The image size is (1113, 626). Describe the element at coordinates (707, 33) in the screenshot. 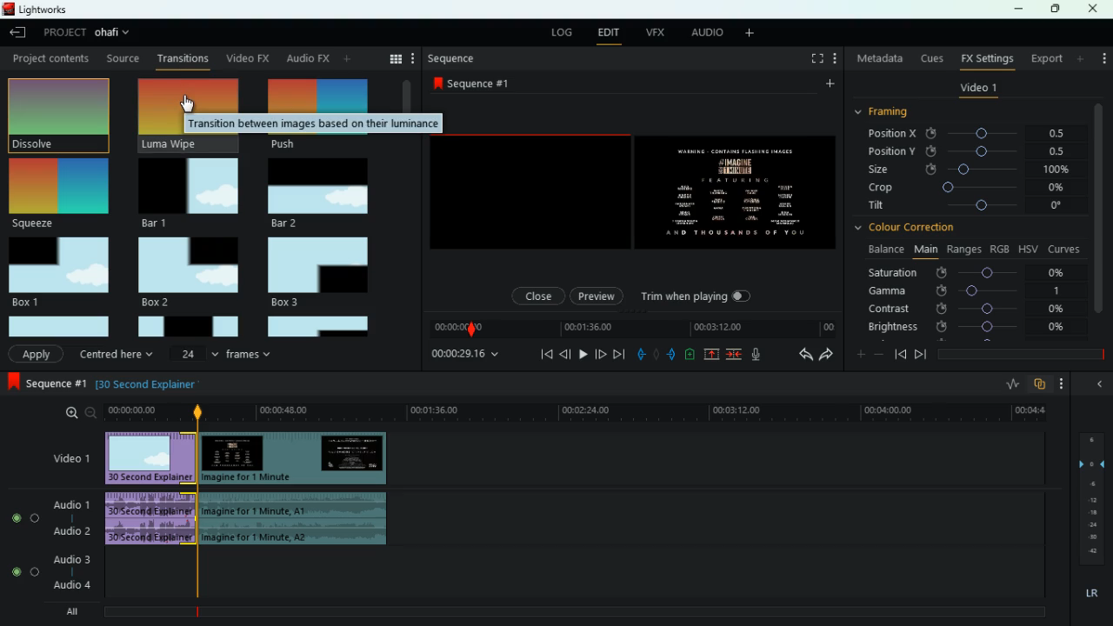

I see `audio` at that location.